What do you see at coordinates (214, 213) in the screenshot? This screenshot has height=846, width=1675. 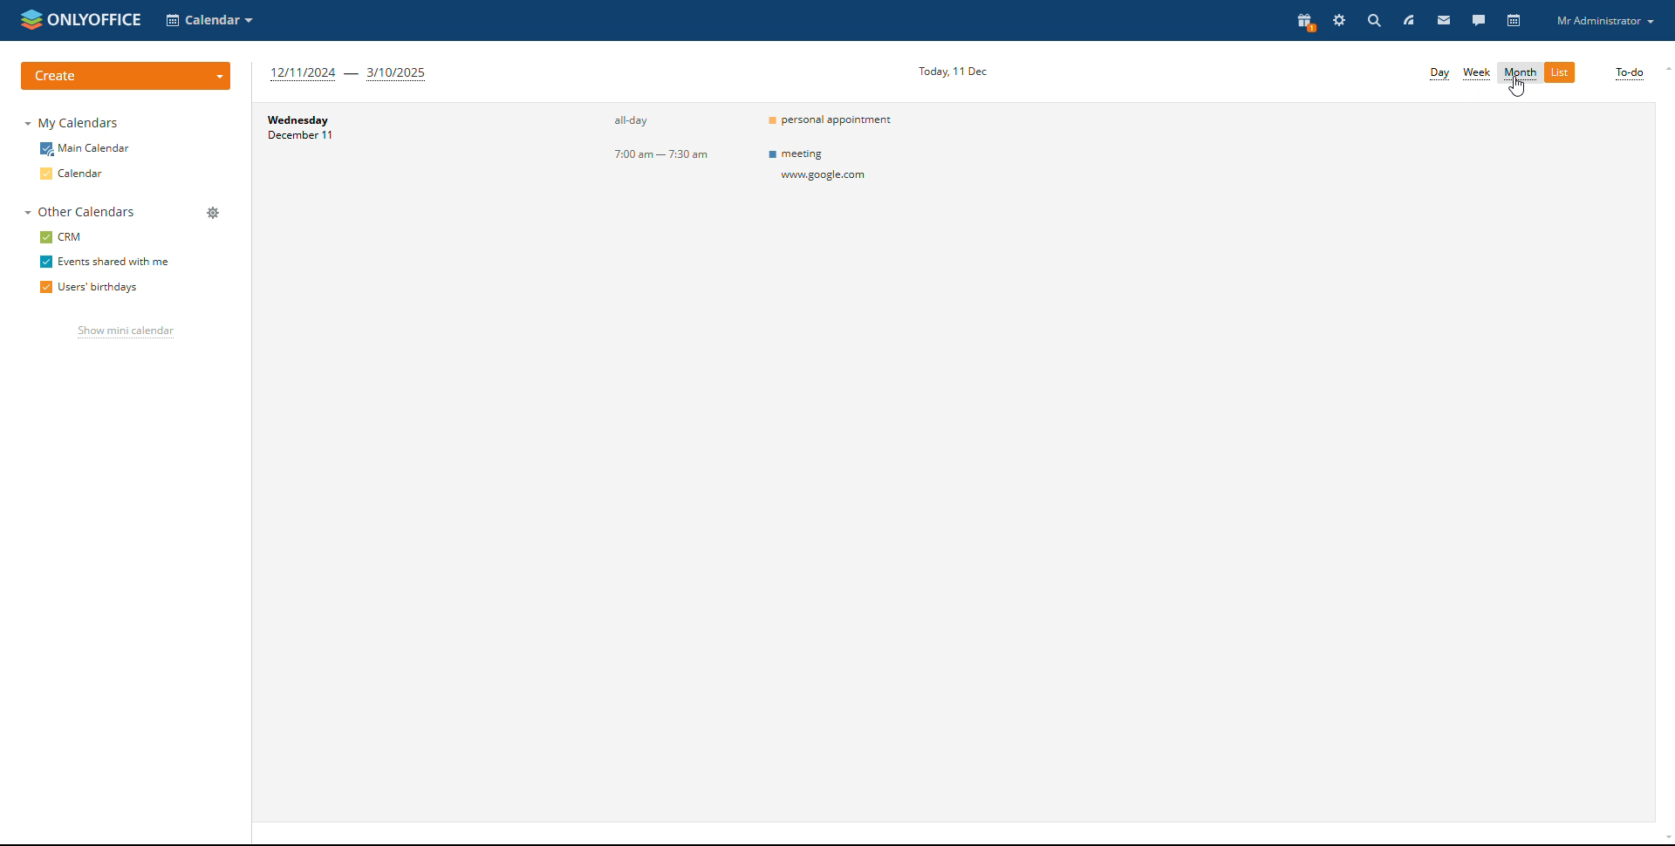 I see `manage` at bounding box center [214, 213].